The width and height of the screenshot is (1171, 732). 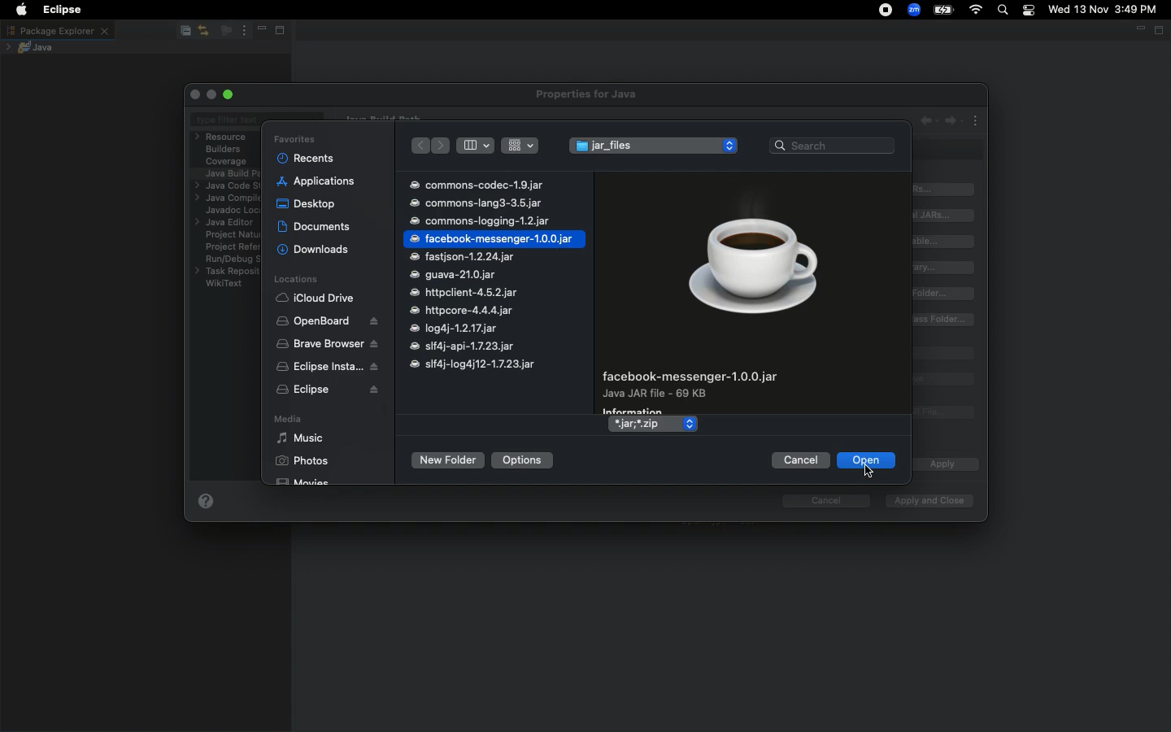 I want to click on Apply and close, so click(x=925, y=501).